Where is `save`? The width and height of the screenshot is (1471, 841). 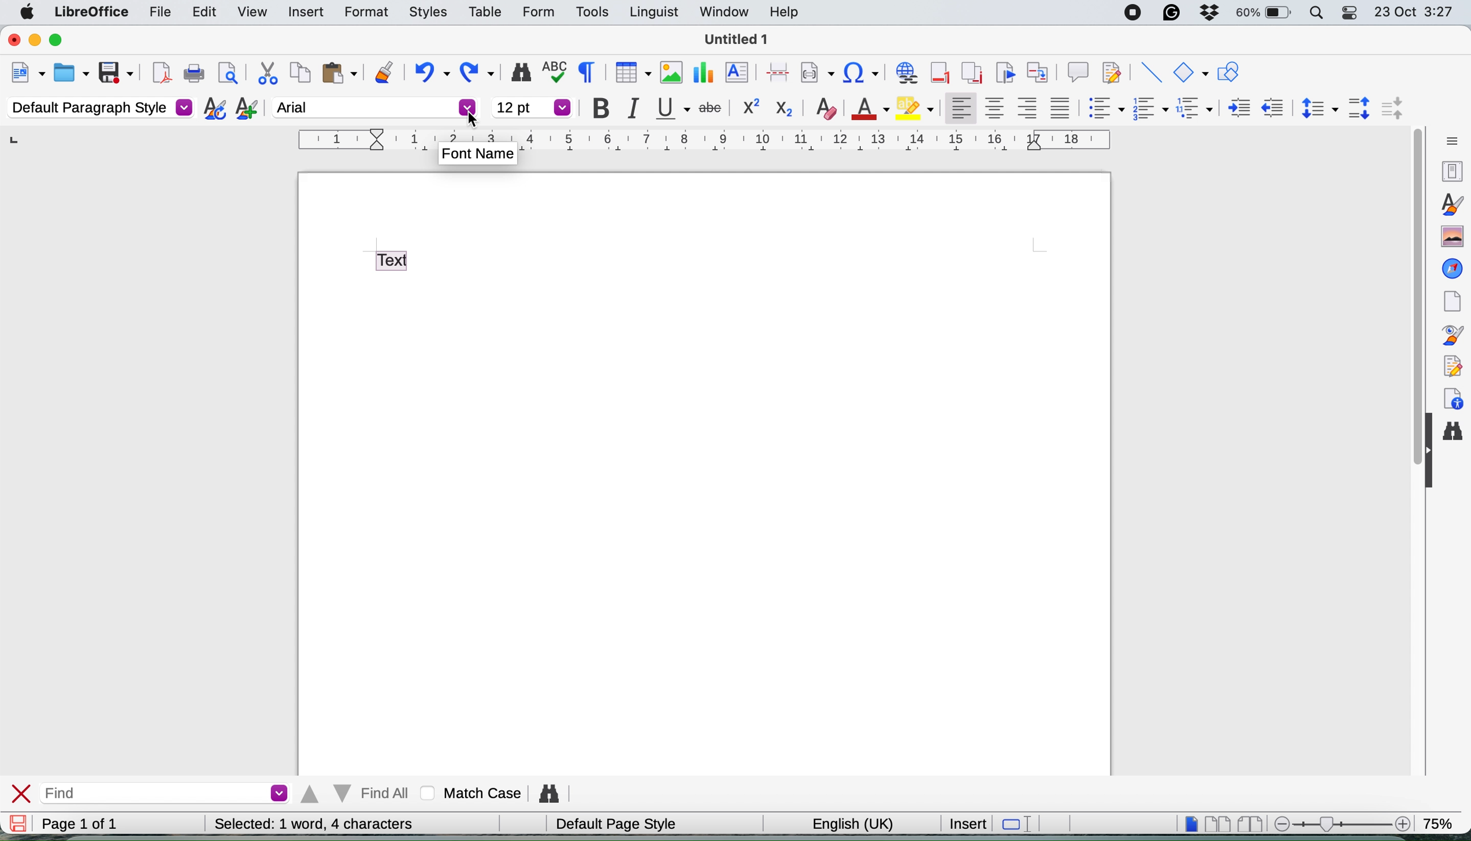
save is located at coordinates (116, 72).